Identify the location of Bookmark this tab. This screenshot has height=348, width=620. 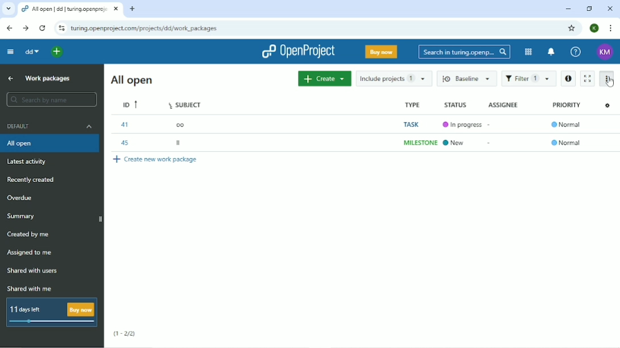
(572, 28).